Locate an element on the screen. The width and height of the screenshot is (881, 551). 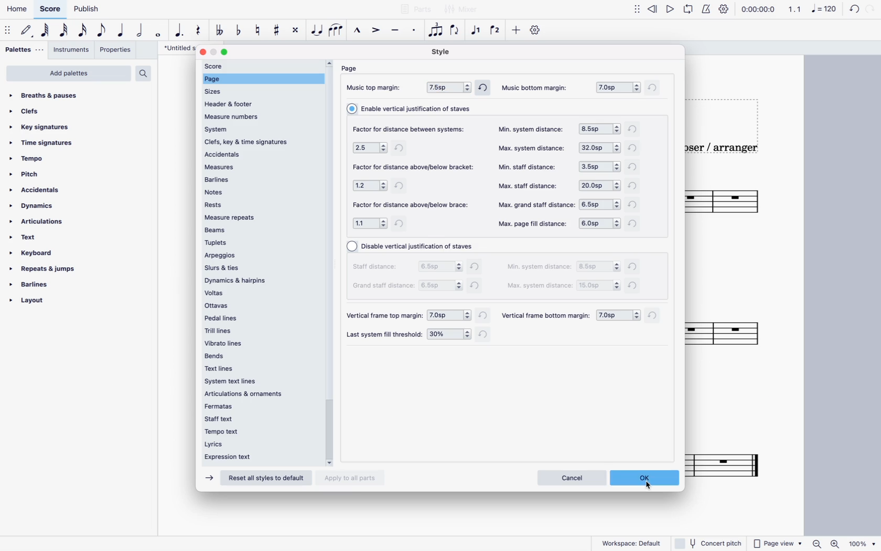
selected page is located at coordinates (263, 79).